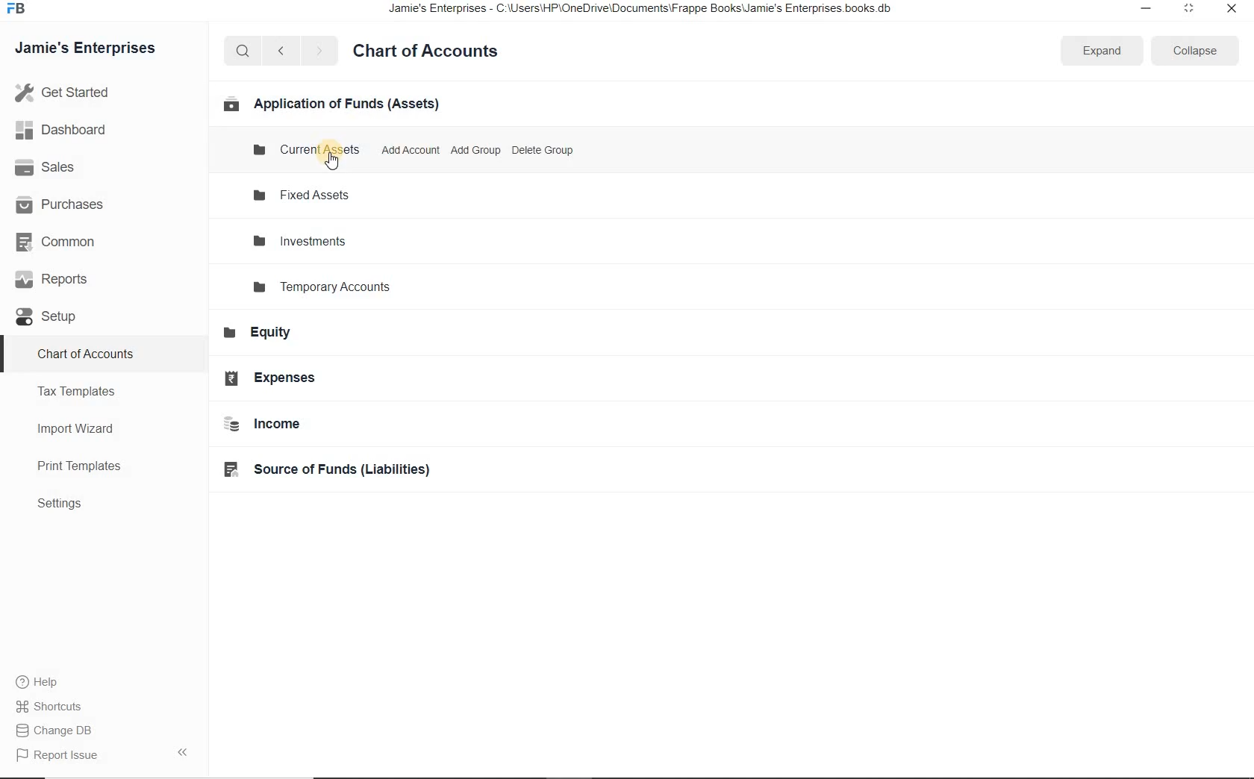 The image size is (1254, 779). Describe the element at coordinates (66, 504) in the screenshot. I see `Settings` at that location.